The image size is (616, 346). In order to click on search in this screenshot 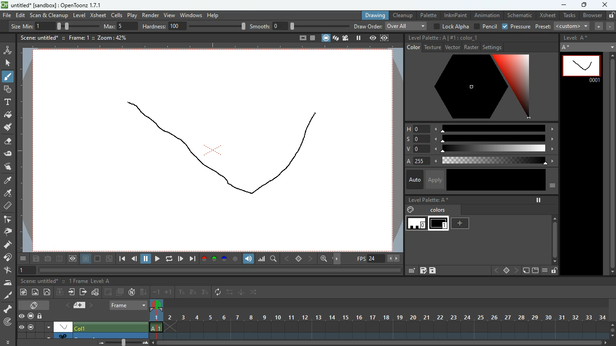, I will do `click(274, 260)`.